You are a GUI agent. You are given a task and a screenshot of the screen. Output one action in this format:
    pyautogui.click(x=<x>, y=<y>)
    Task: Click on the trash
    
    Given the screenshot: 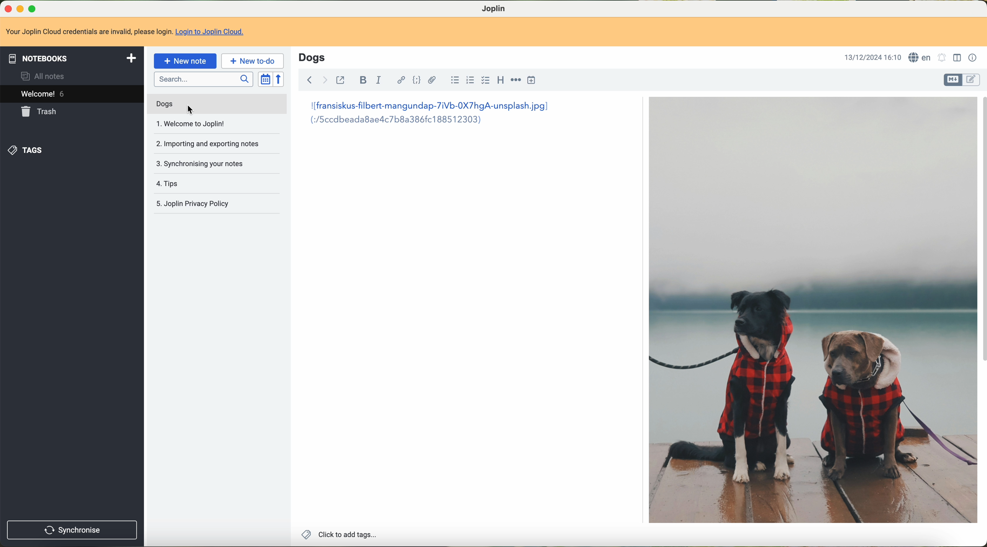 What is the action you would take?
    pyautogui.click(x=42, y=111)
    